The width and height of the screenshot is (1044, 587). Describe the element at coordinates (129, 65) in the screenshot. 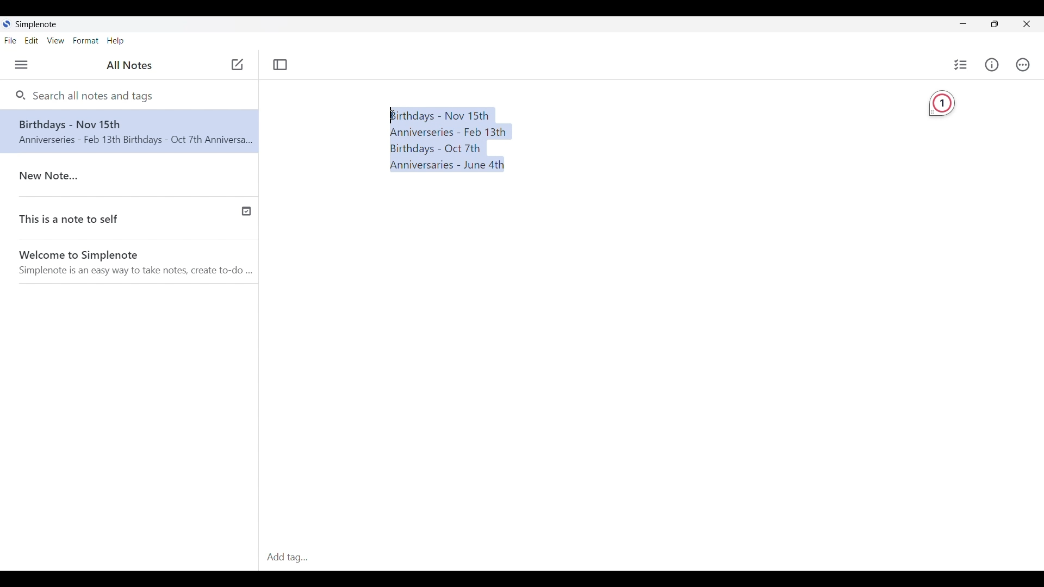

I see `All Notes(Title of left side panel)` at that location.